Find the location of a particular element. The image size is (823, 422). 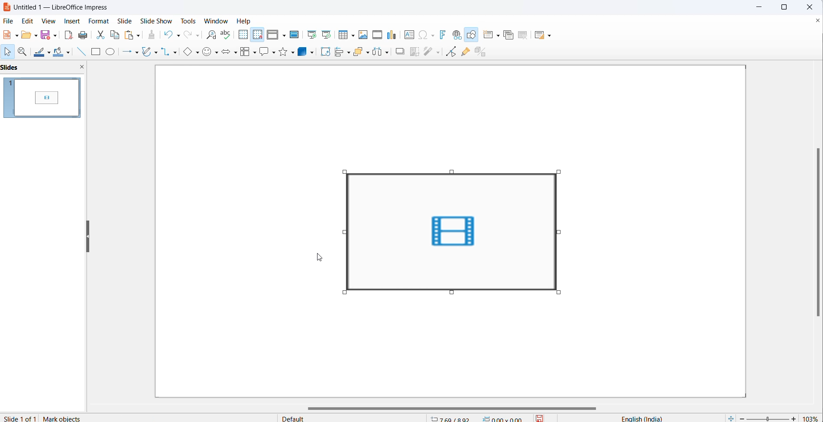

help is located at coordinates (245, 20).